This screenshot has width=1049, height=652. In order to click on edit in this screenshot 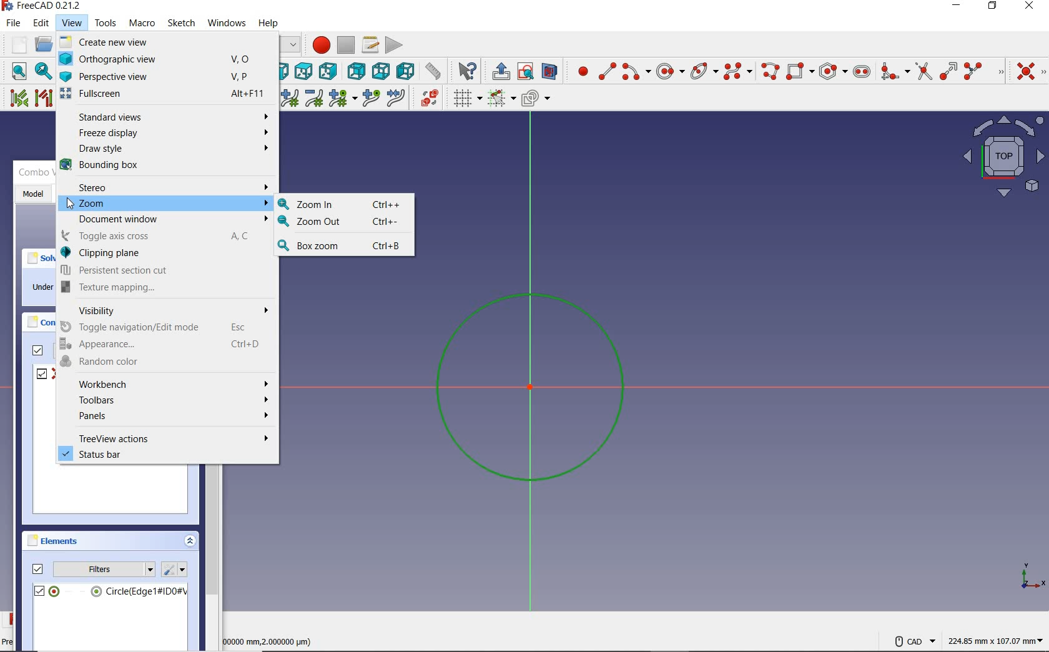, I will do `click(41, 23)`.